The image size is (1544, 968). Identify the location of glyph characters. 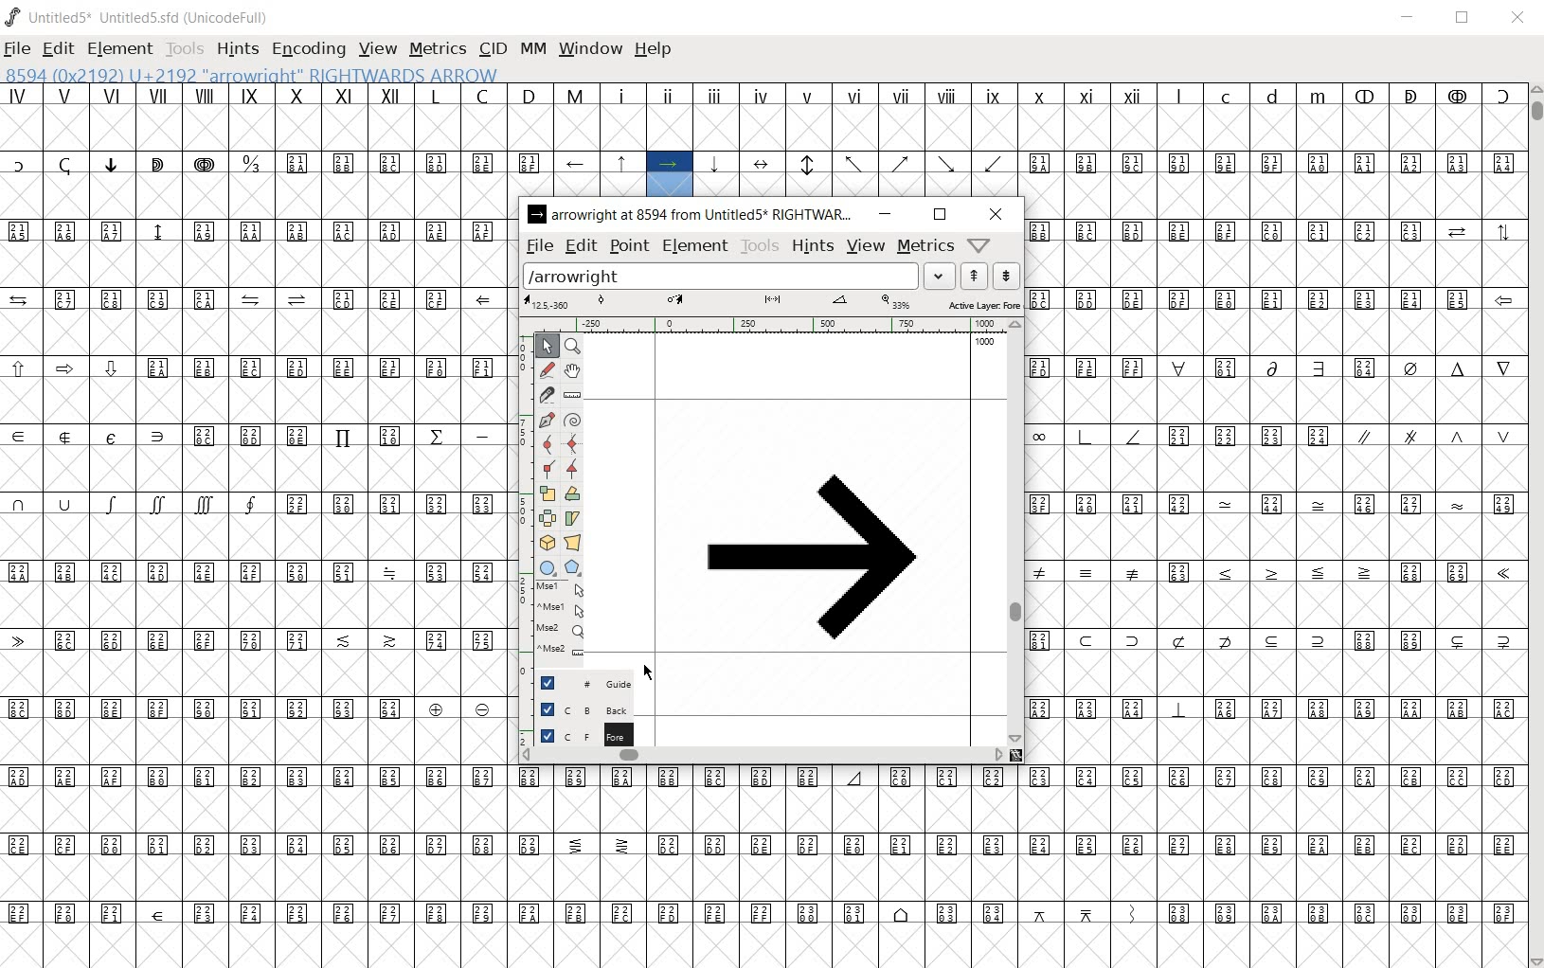
(1015, 900).